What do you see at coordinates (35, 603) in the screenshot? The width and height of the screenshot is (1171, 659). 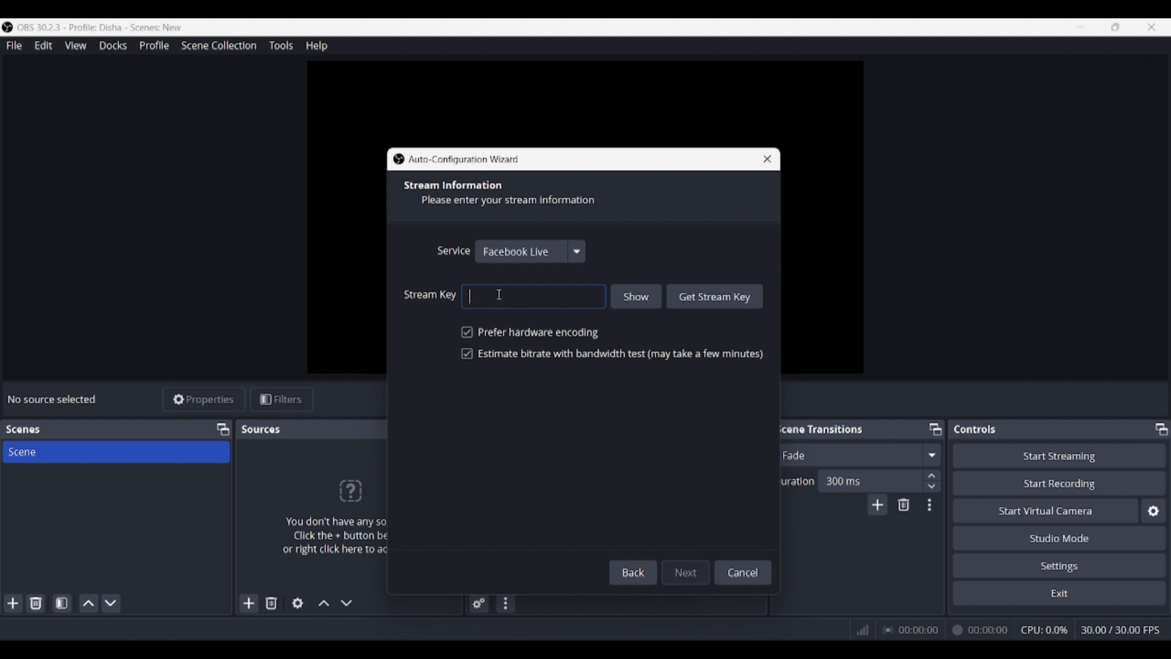 I see `Delete selected scene` at bounding box center [35, 603].